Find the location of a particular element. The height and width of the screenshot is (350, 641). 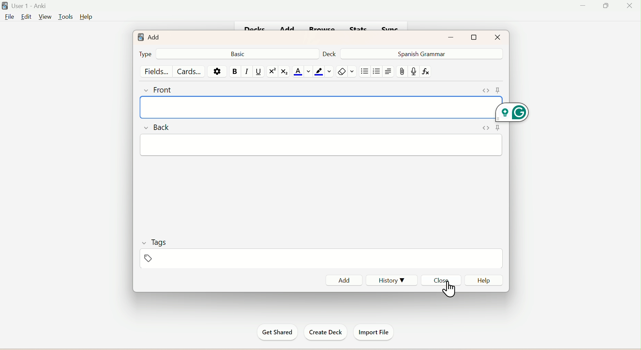

Rubber is located at coordinates (347, 72).